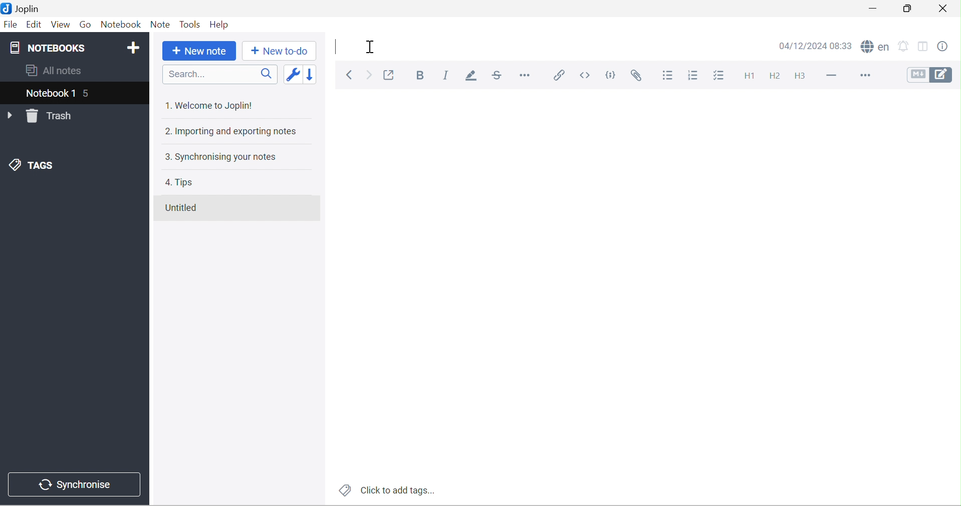  I want to click on TAGS, so click(32, 164).